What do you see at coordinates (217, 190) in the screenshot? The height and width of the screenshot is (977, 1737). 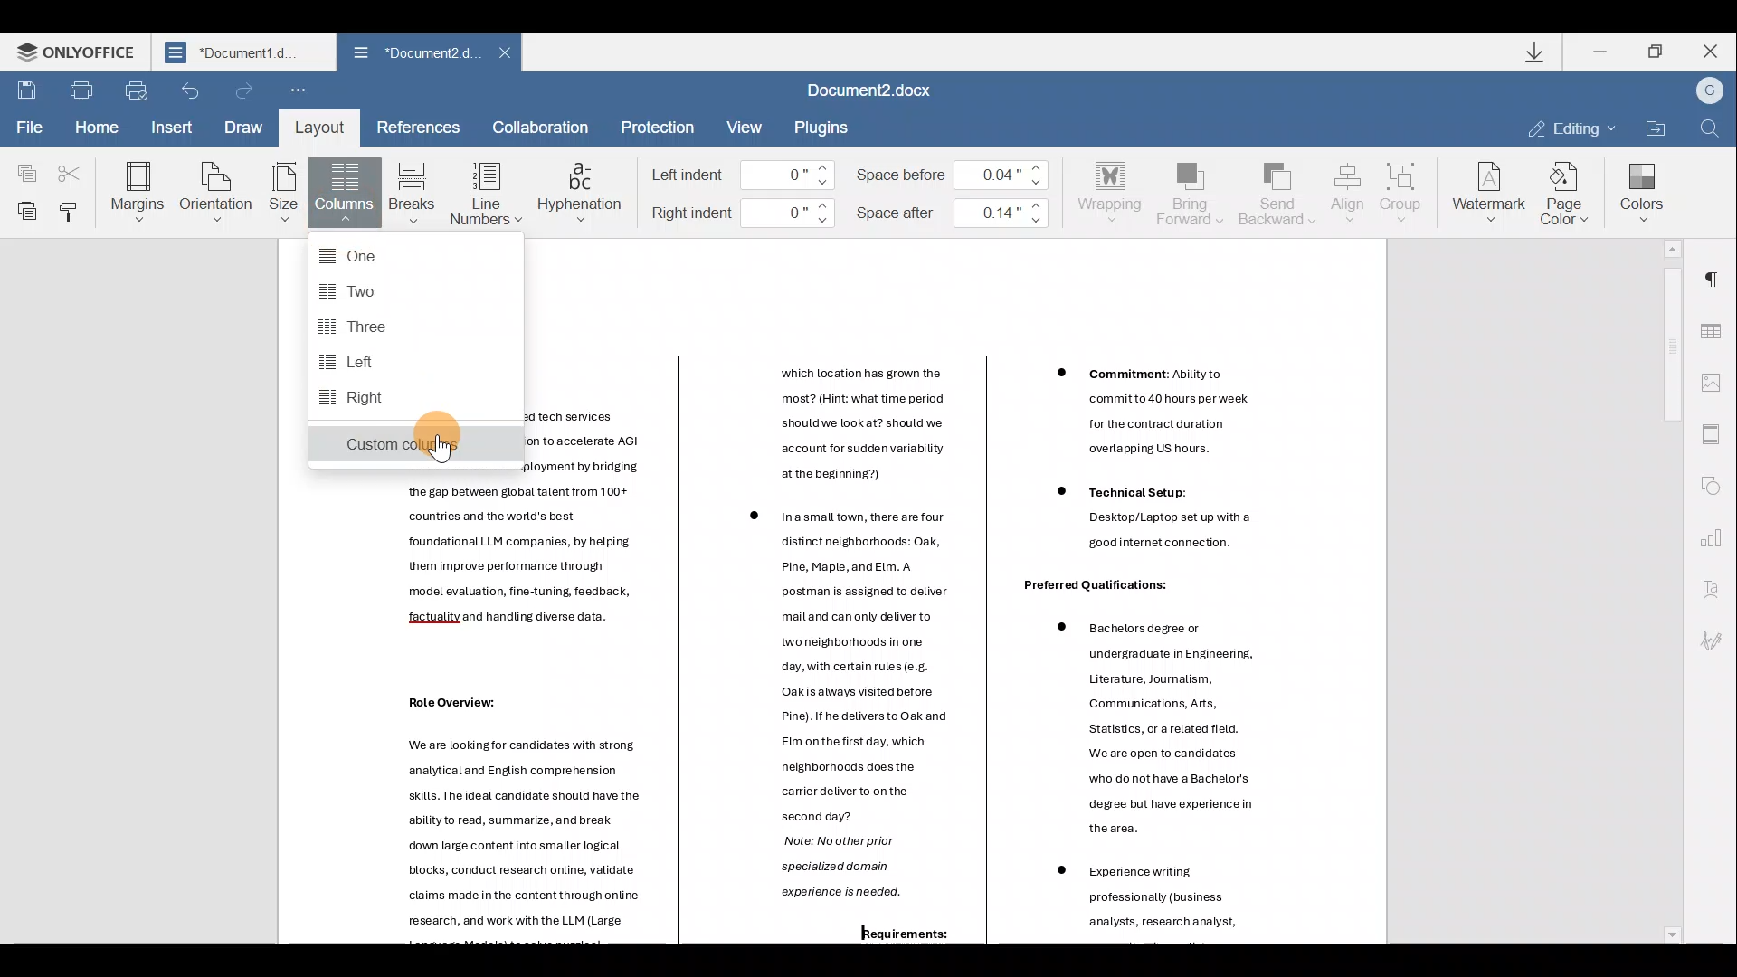 I see `Orientation` at bounding box center [217, 190].